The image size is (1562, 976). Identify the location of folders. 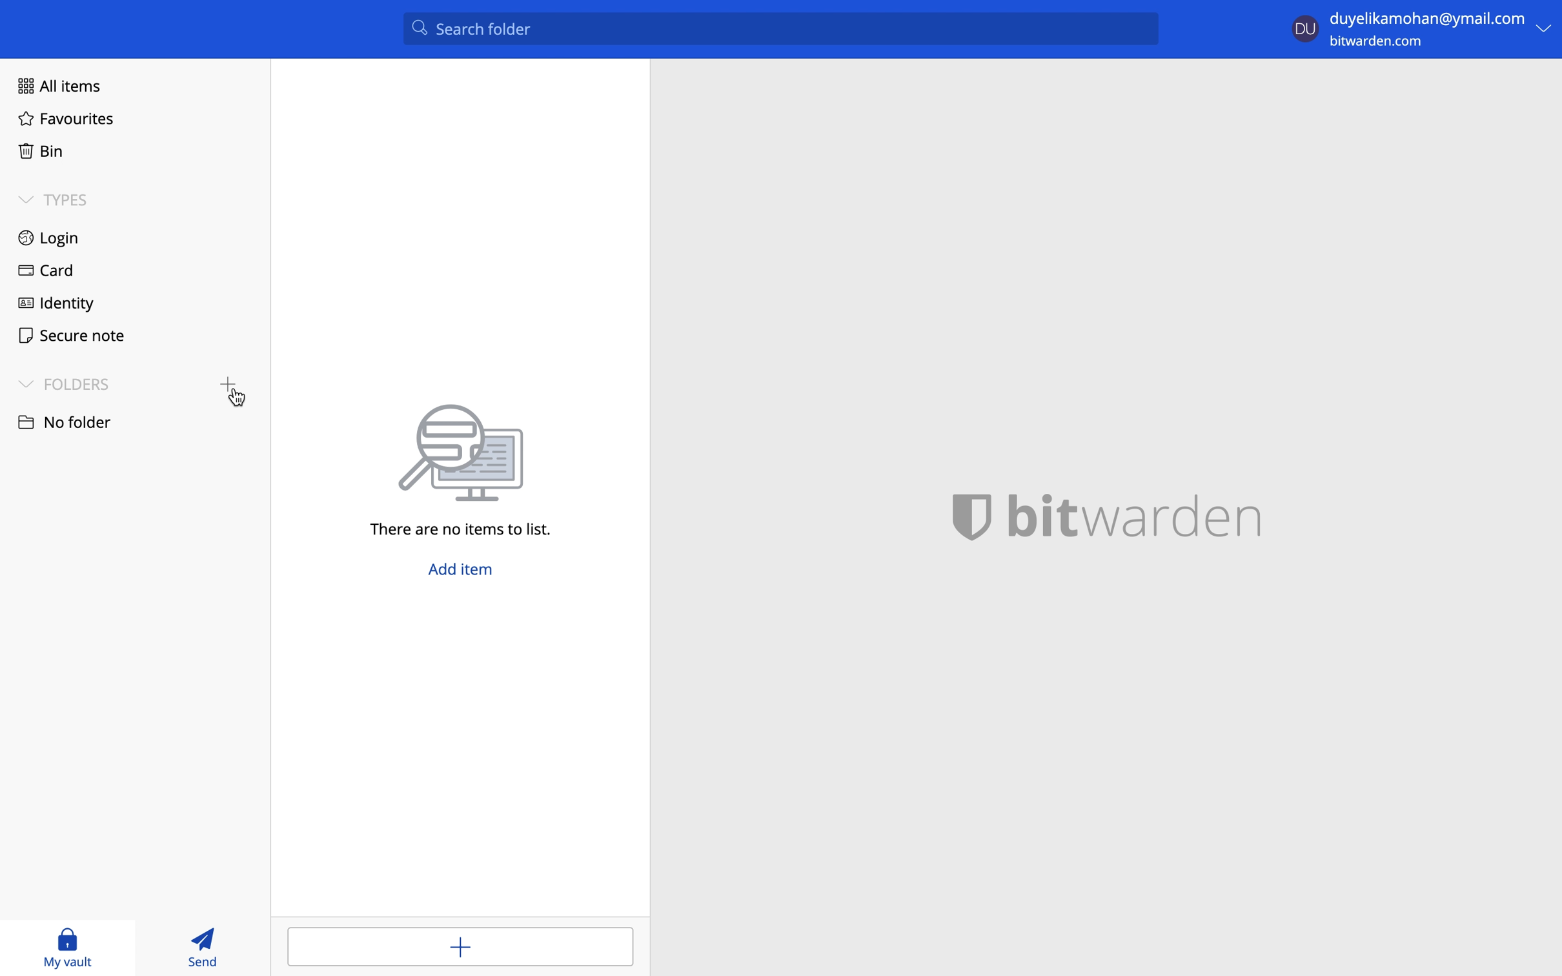
(64, 383).